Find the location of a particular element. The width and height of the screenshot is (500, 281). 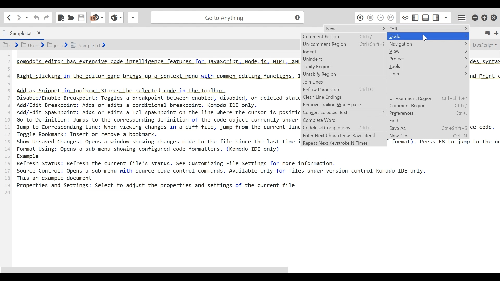

Record Macro is located at coordinates (360, 17).